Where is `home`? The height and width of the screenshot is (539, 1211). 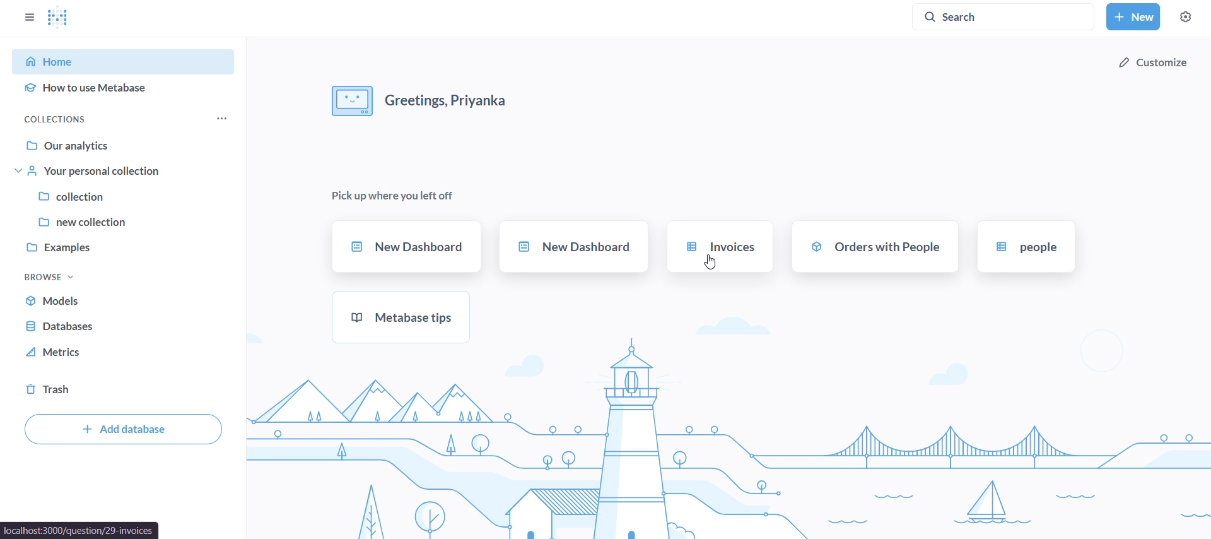 home is located at coordinates (126, 62).